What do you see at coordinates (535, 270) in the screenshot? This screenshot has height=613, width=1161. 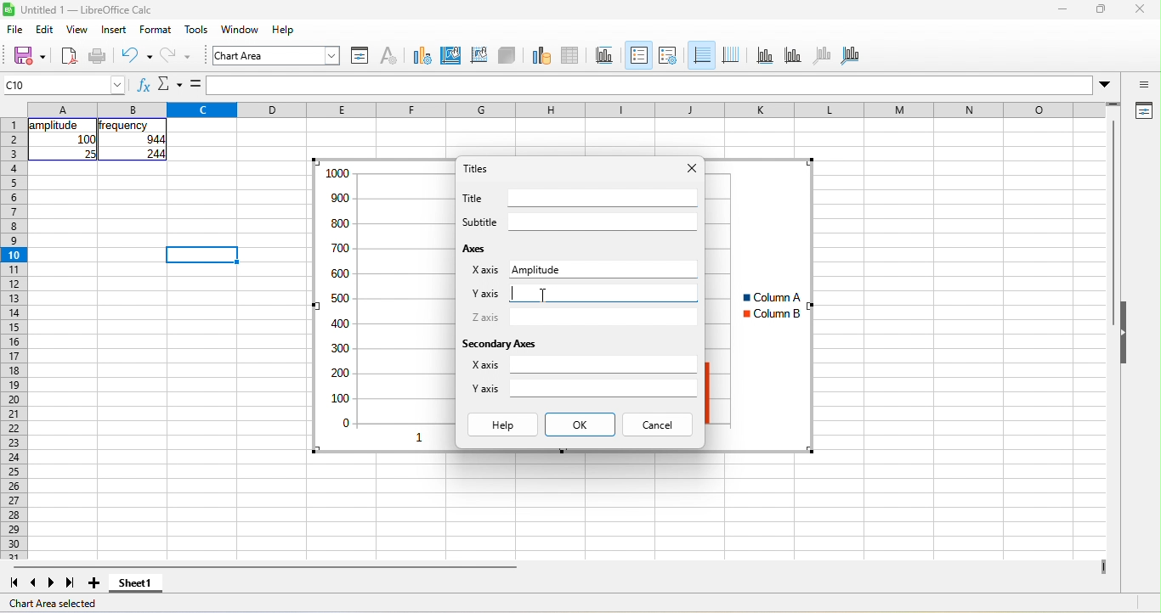 I see `Amplitude` at bounding box center [535, 270].